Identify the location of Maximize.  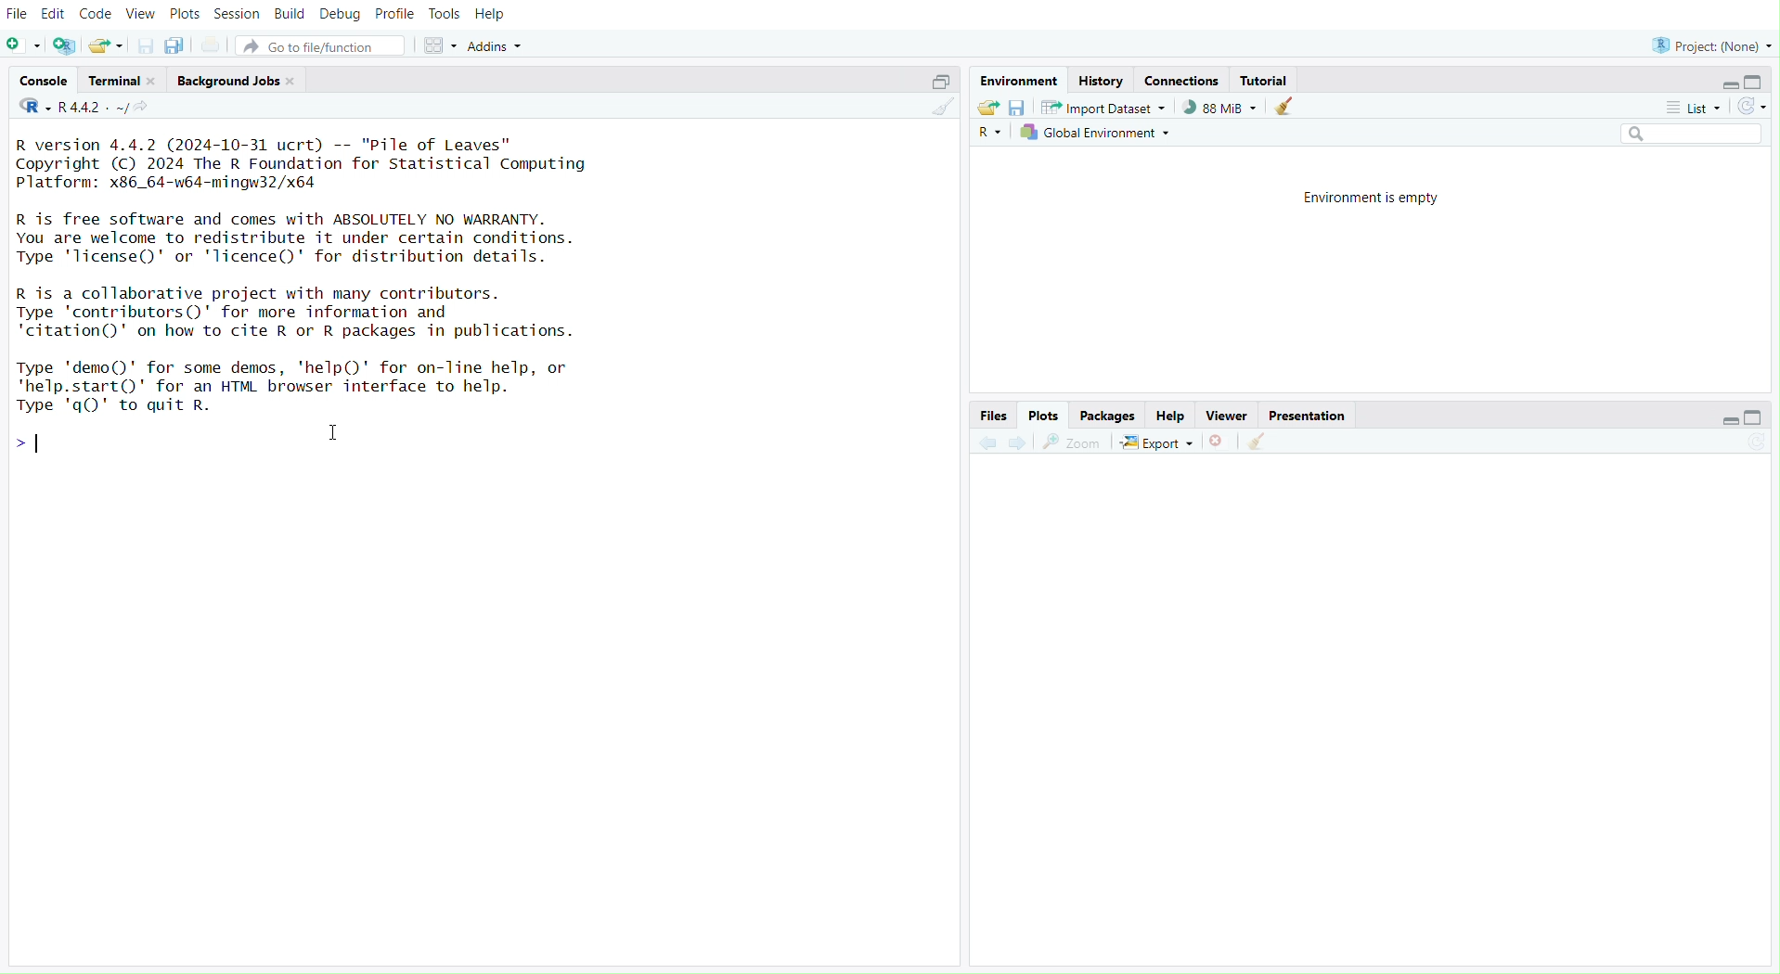
(1757, 82).